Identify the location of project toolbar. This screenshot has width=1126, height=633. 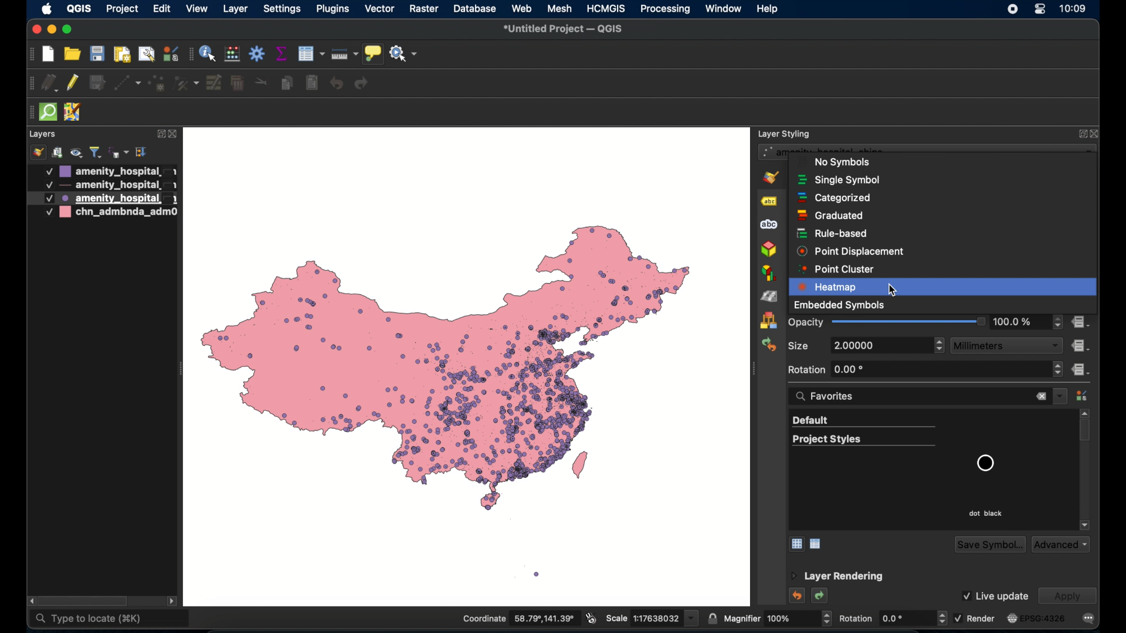
(31, 55).